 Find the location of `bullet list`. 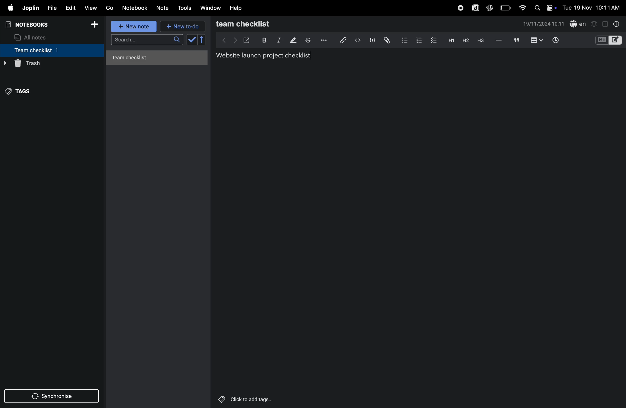

bullet list is located at coordinates (403, 40).